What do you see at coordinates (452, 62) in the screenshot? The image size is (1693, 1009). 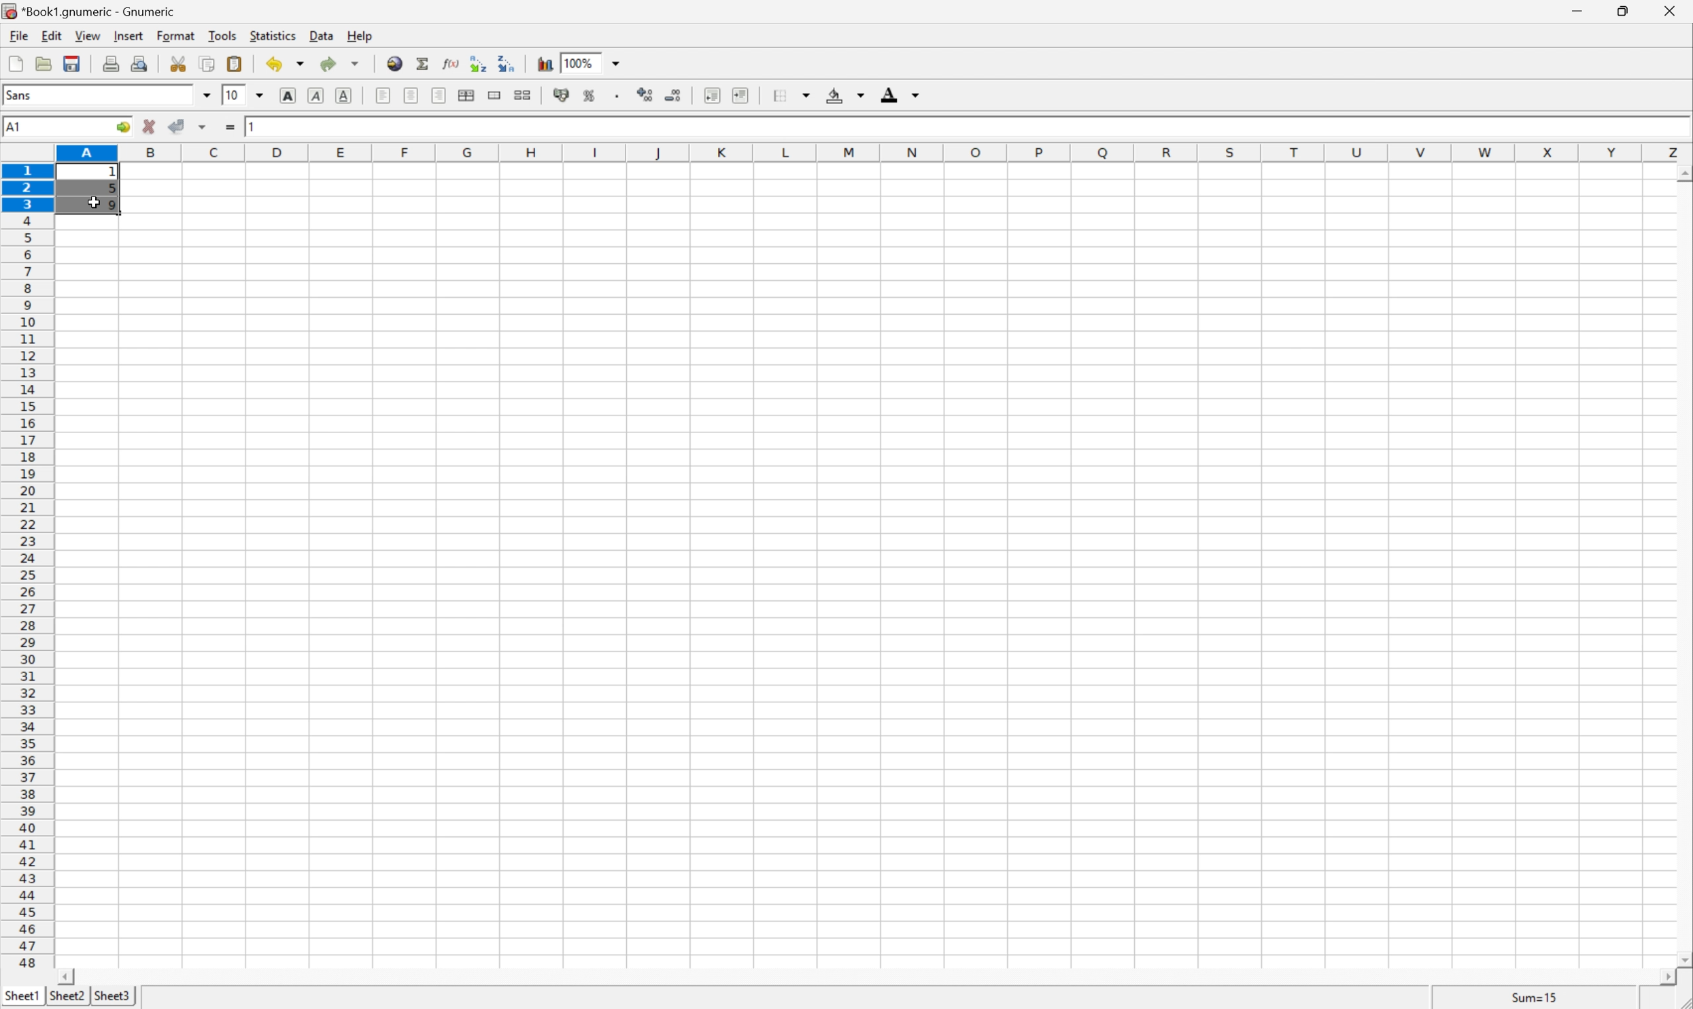 I see `edit function in current cell` at bounding box center [452, 62].